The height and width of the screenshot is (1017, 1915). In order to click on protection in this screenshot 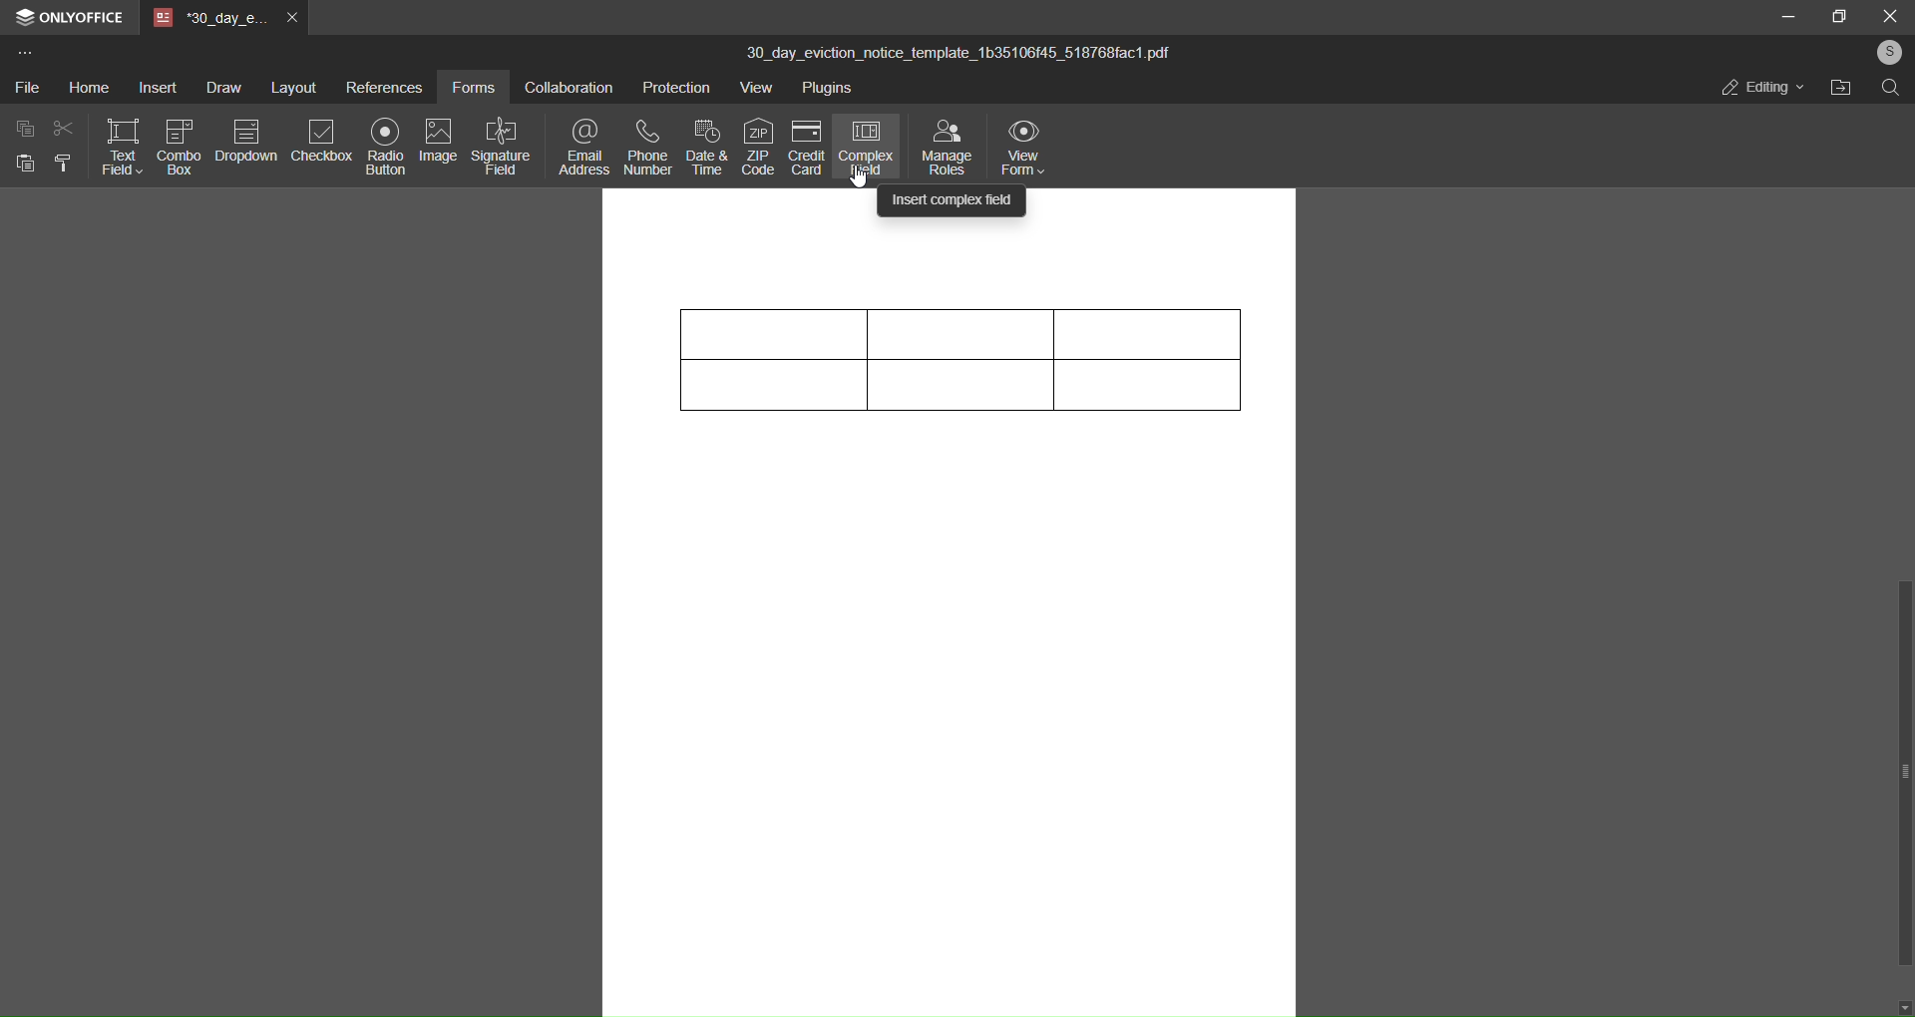, I will do `click(674, 91)`.